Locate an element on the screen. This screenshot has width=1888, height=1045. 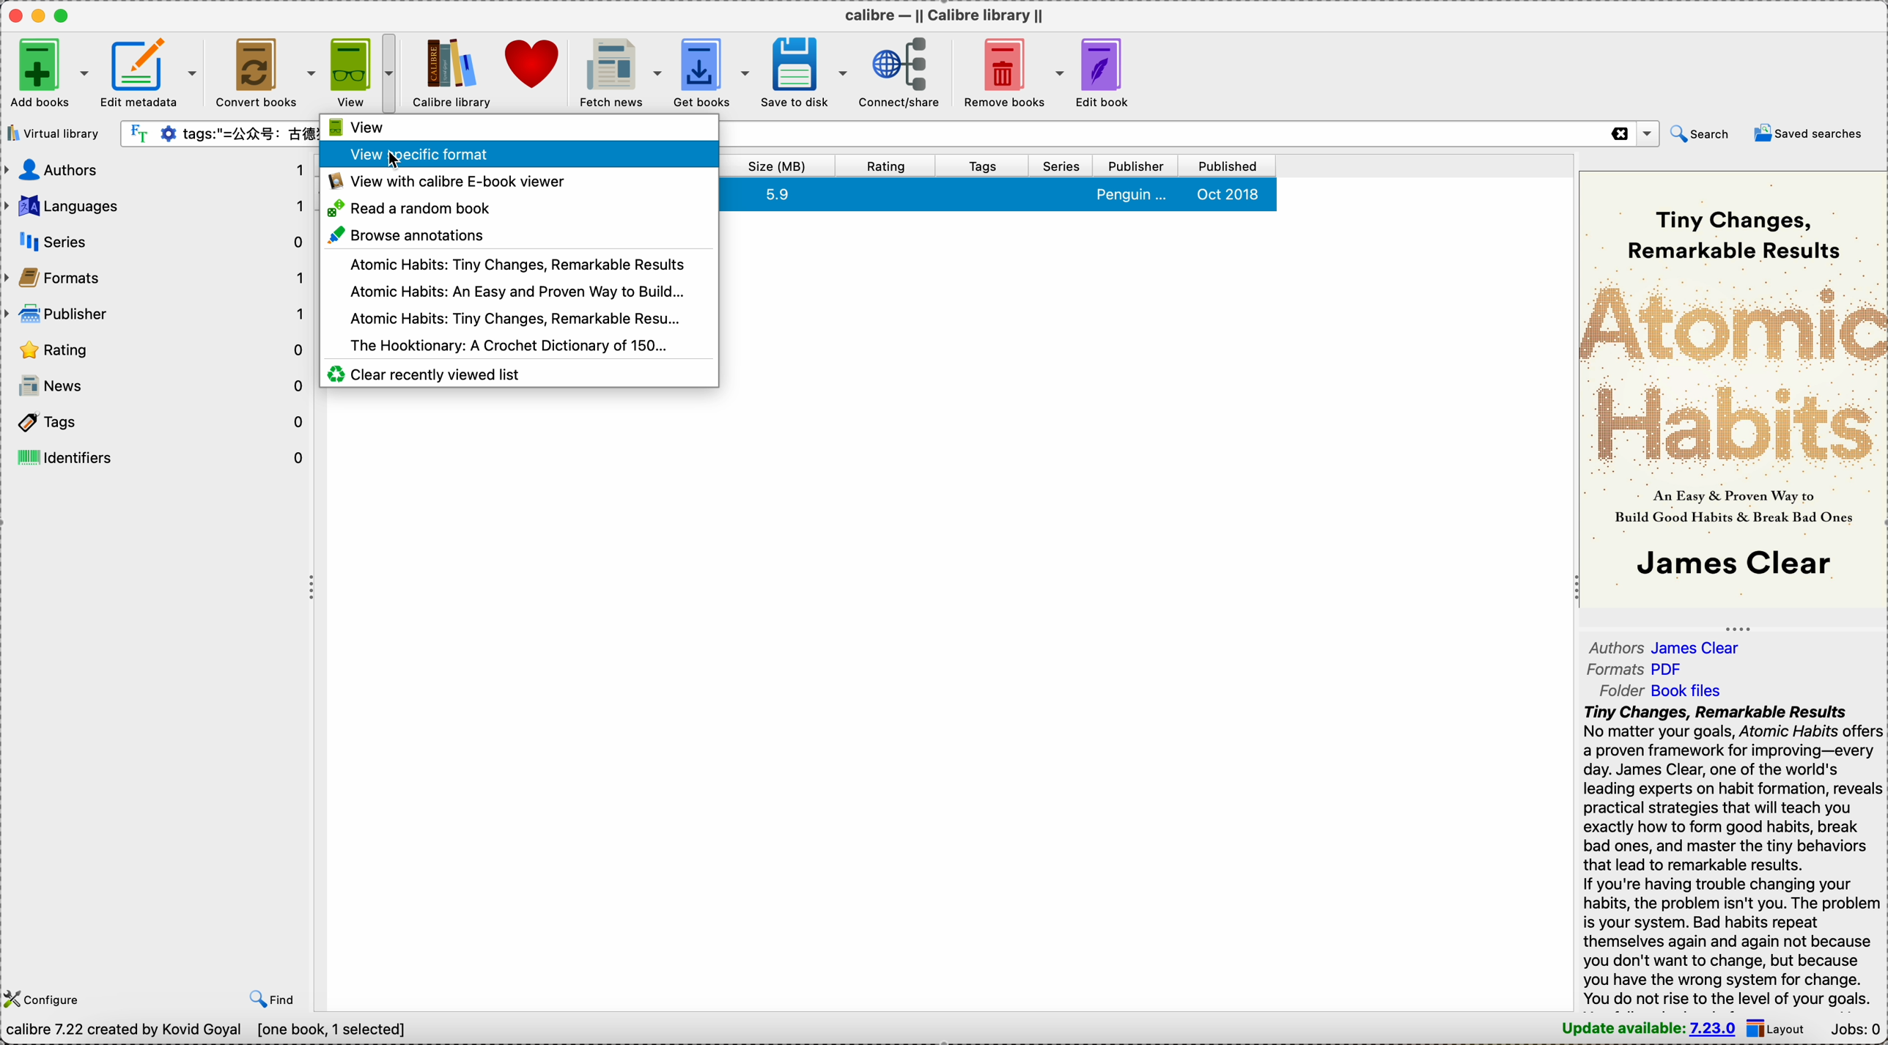
atomic habits book is located at coordinates (517, 264).